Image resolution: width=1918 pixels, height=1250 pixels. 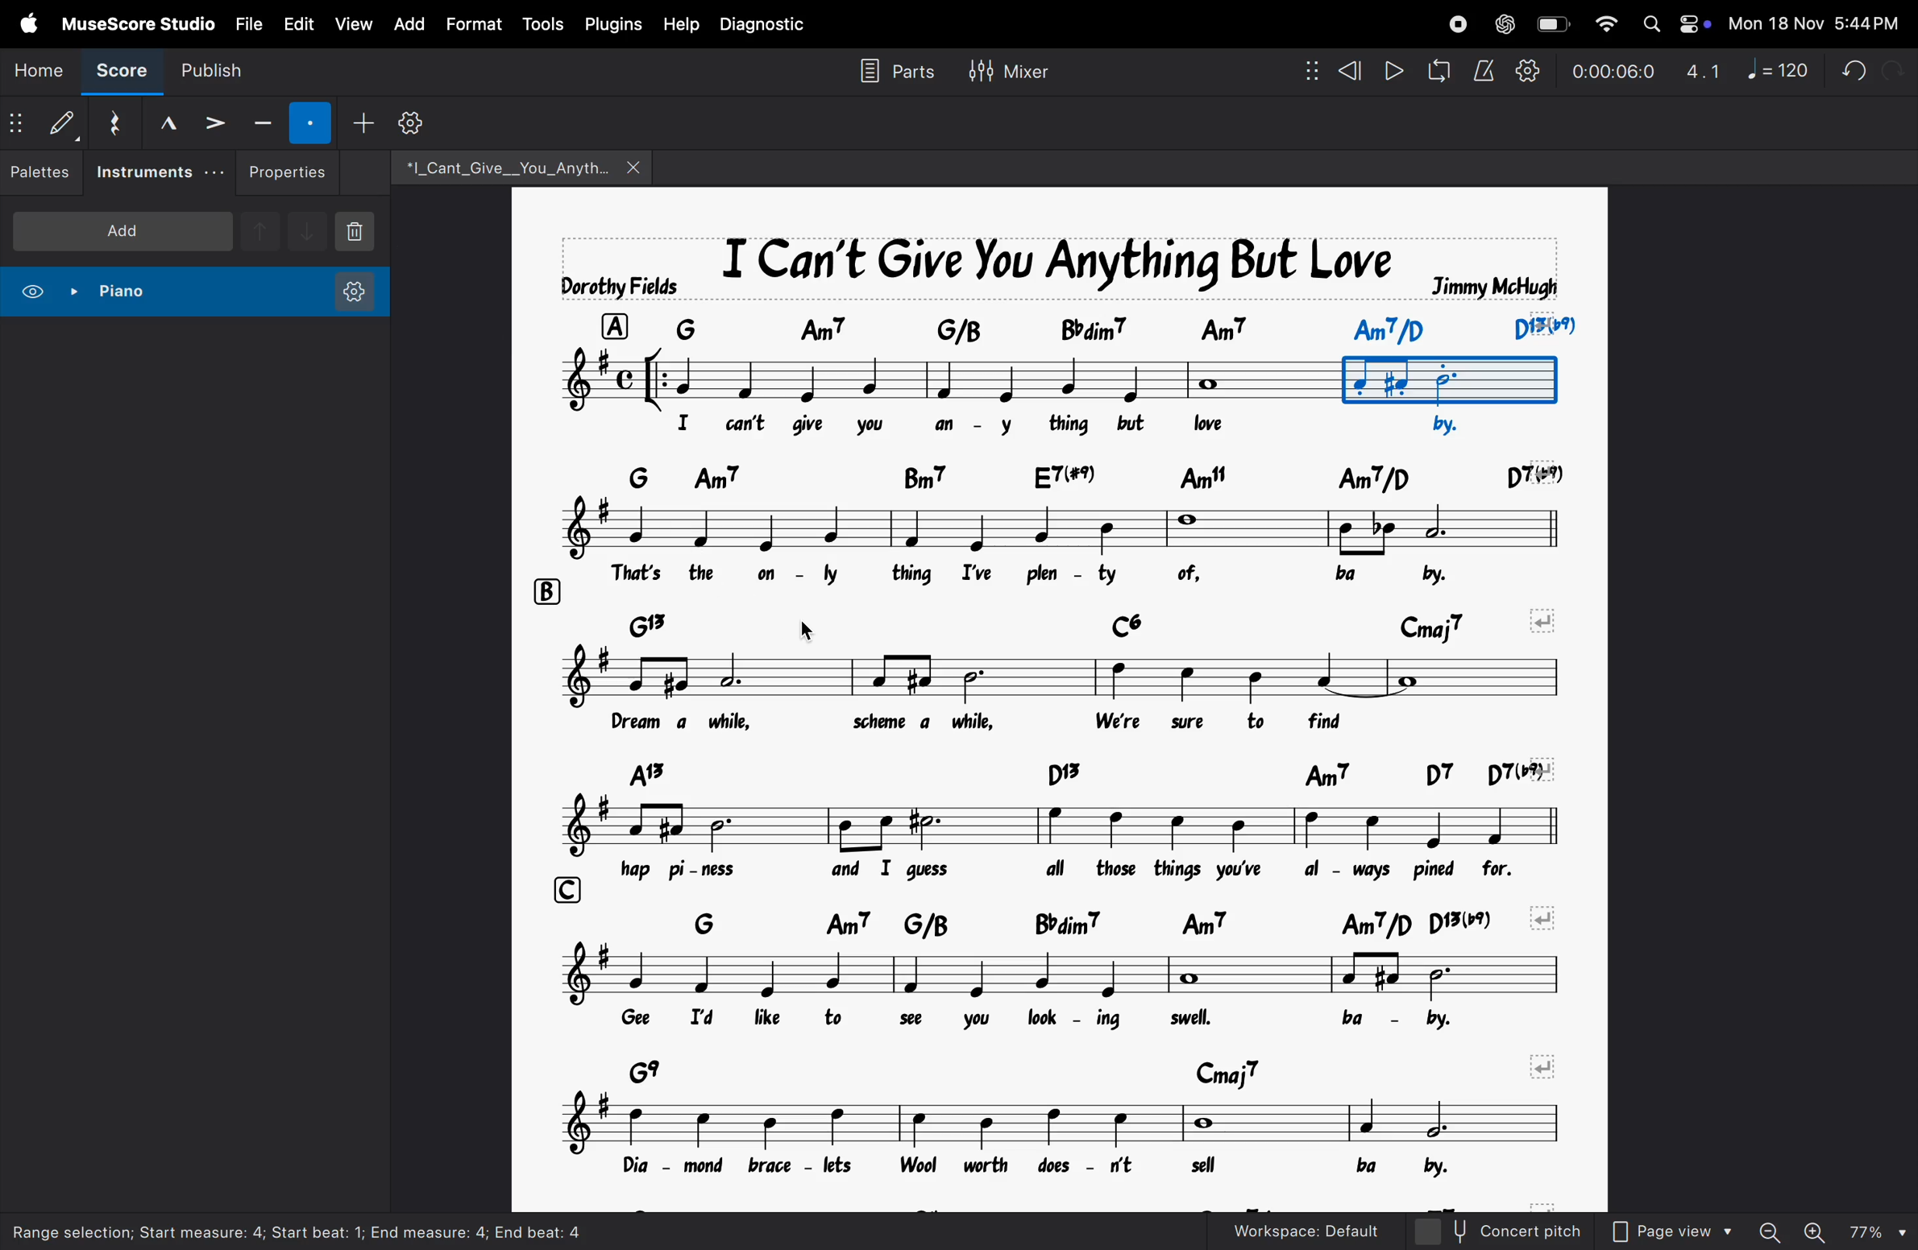 What do you see at coordinates (1497, 1230) in the screenshot?
I see `concert pitch` at bounding box center [1497, 1230].